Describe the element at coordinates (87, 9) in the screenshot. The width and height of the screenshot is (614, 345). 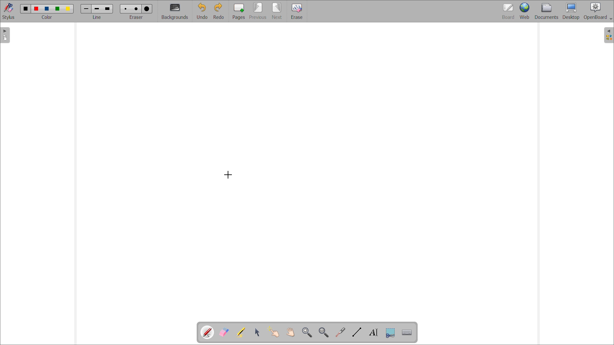
I see `line width size` at that location.